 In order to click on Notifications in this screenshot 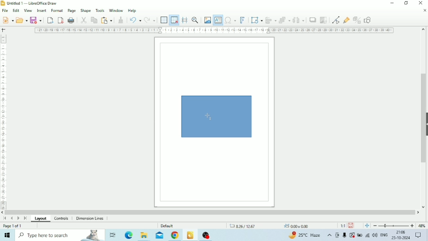, I will do `click(419, 236)`.